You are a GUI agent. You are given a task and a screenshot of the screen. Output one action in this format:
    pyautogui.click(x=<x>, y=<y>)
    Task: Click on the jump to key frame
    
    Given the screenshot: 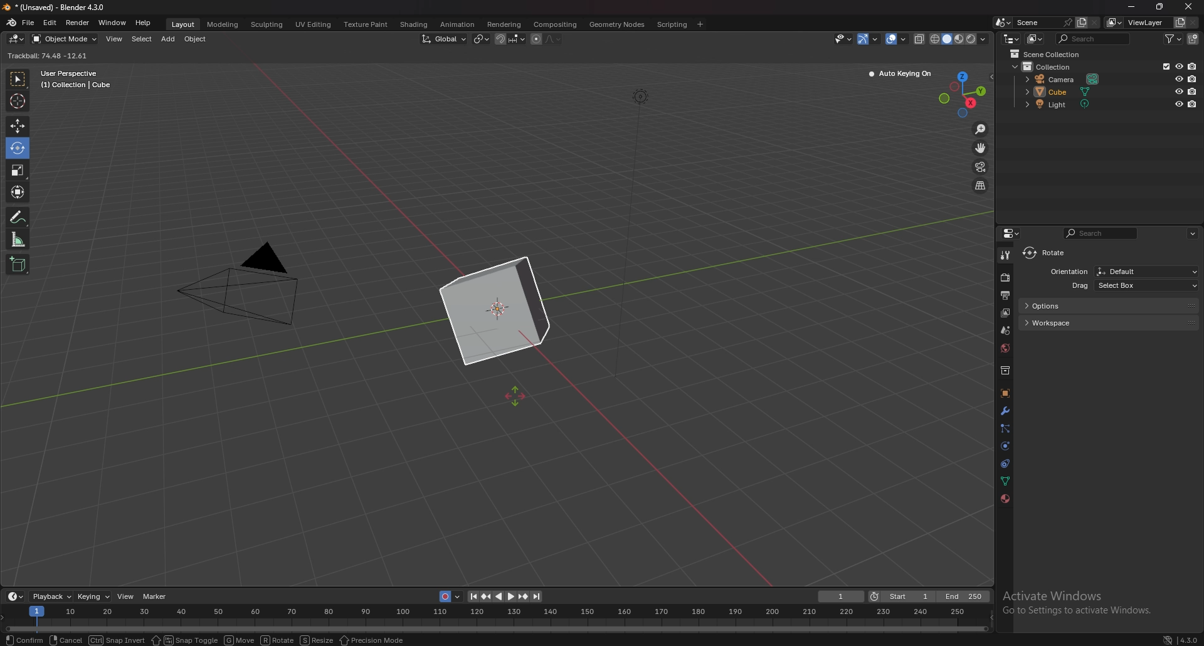 What is the action you would take?
    pyautogui.click(x=523, y=596)
    